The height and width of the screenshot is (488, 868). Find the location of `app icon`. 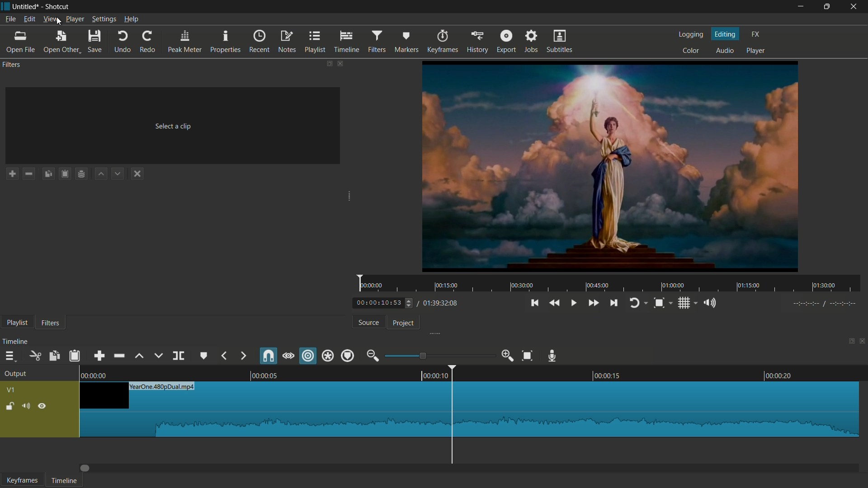

app icon is located at coordinates (5, 5).